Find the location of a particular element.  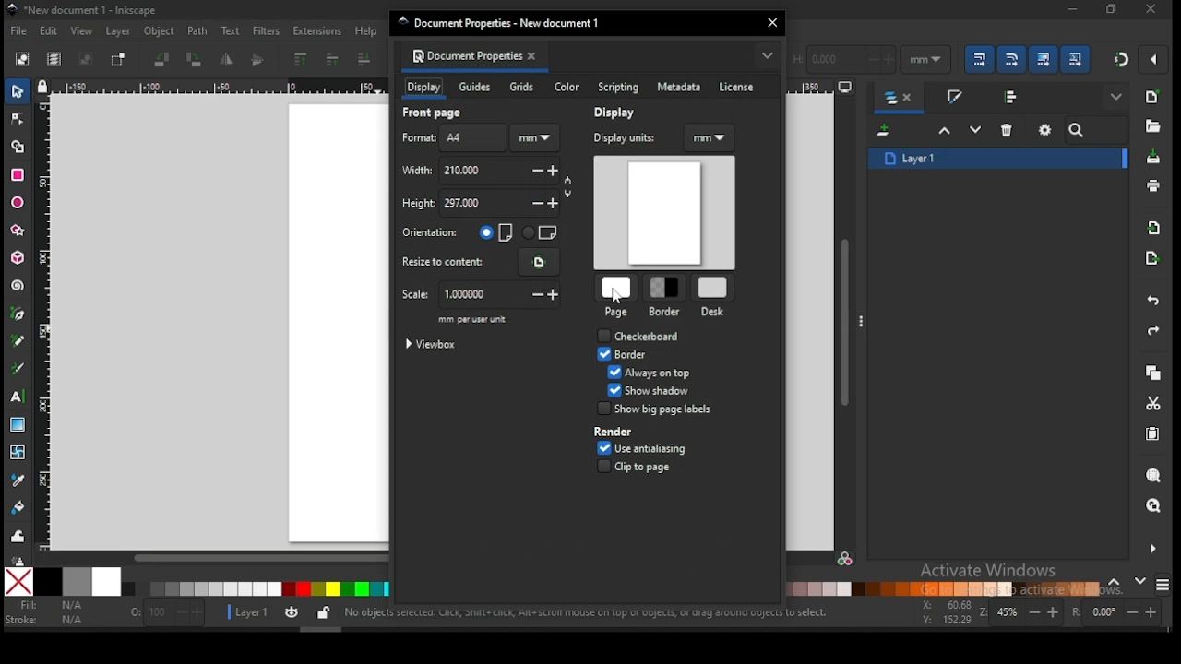

page is located at coordinates (615, 289).